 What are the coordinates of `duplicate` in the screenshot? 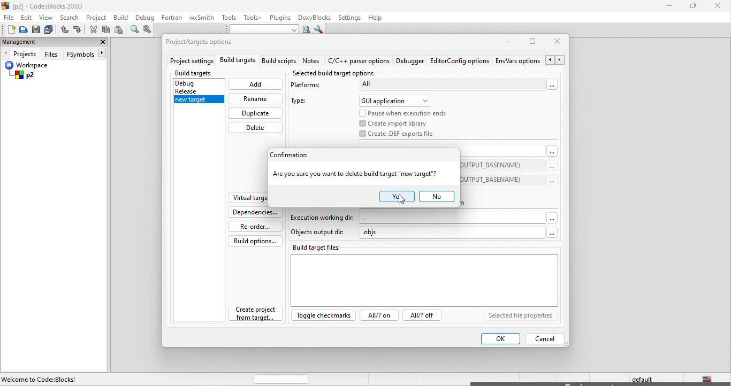 It's located at (255, 113).